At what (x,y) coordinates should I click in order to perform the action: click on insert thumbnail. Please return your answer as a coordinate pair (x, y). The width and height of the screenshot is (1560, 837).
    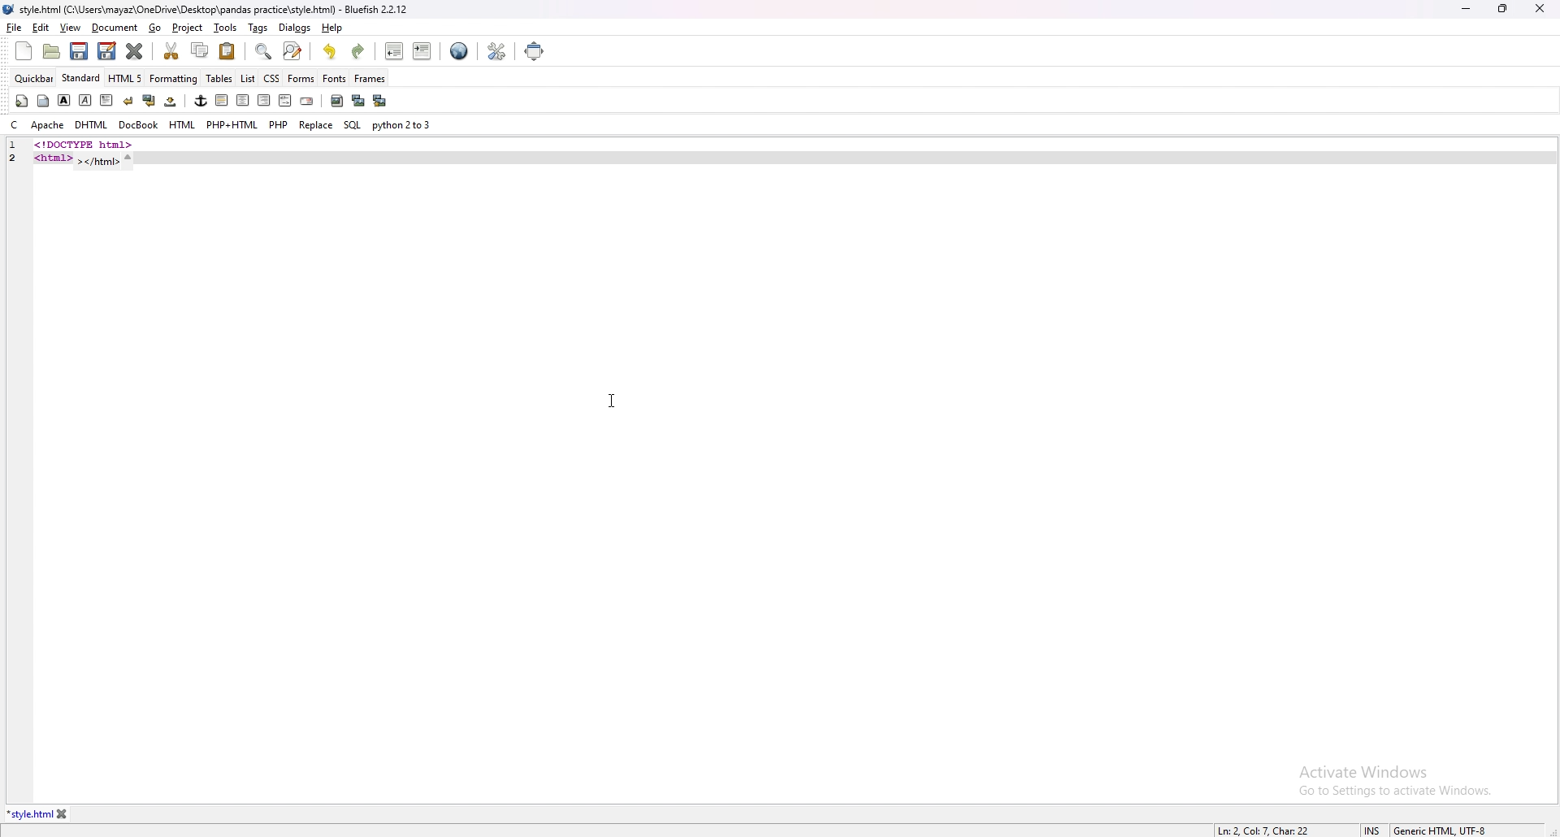
    Looking at the image, I should click on (357, 101).